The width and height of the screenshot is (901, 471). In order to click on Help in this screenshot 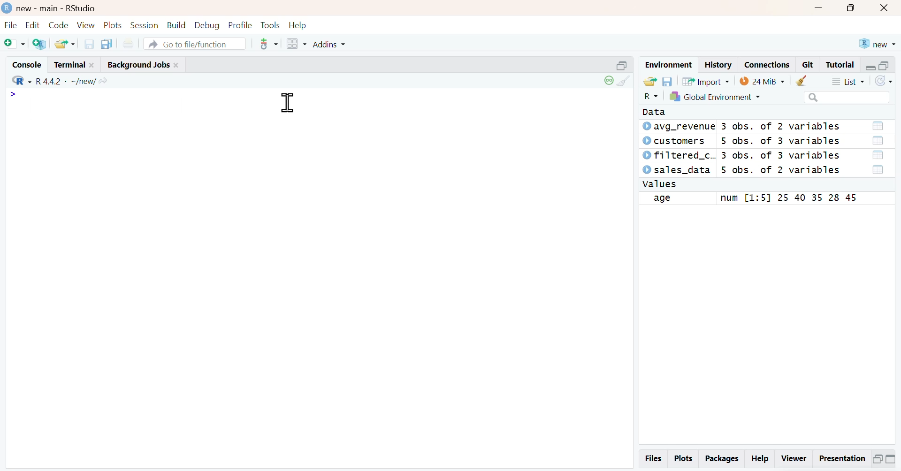, I will do `click(759, 460)`.